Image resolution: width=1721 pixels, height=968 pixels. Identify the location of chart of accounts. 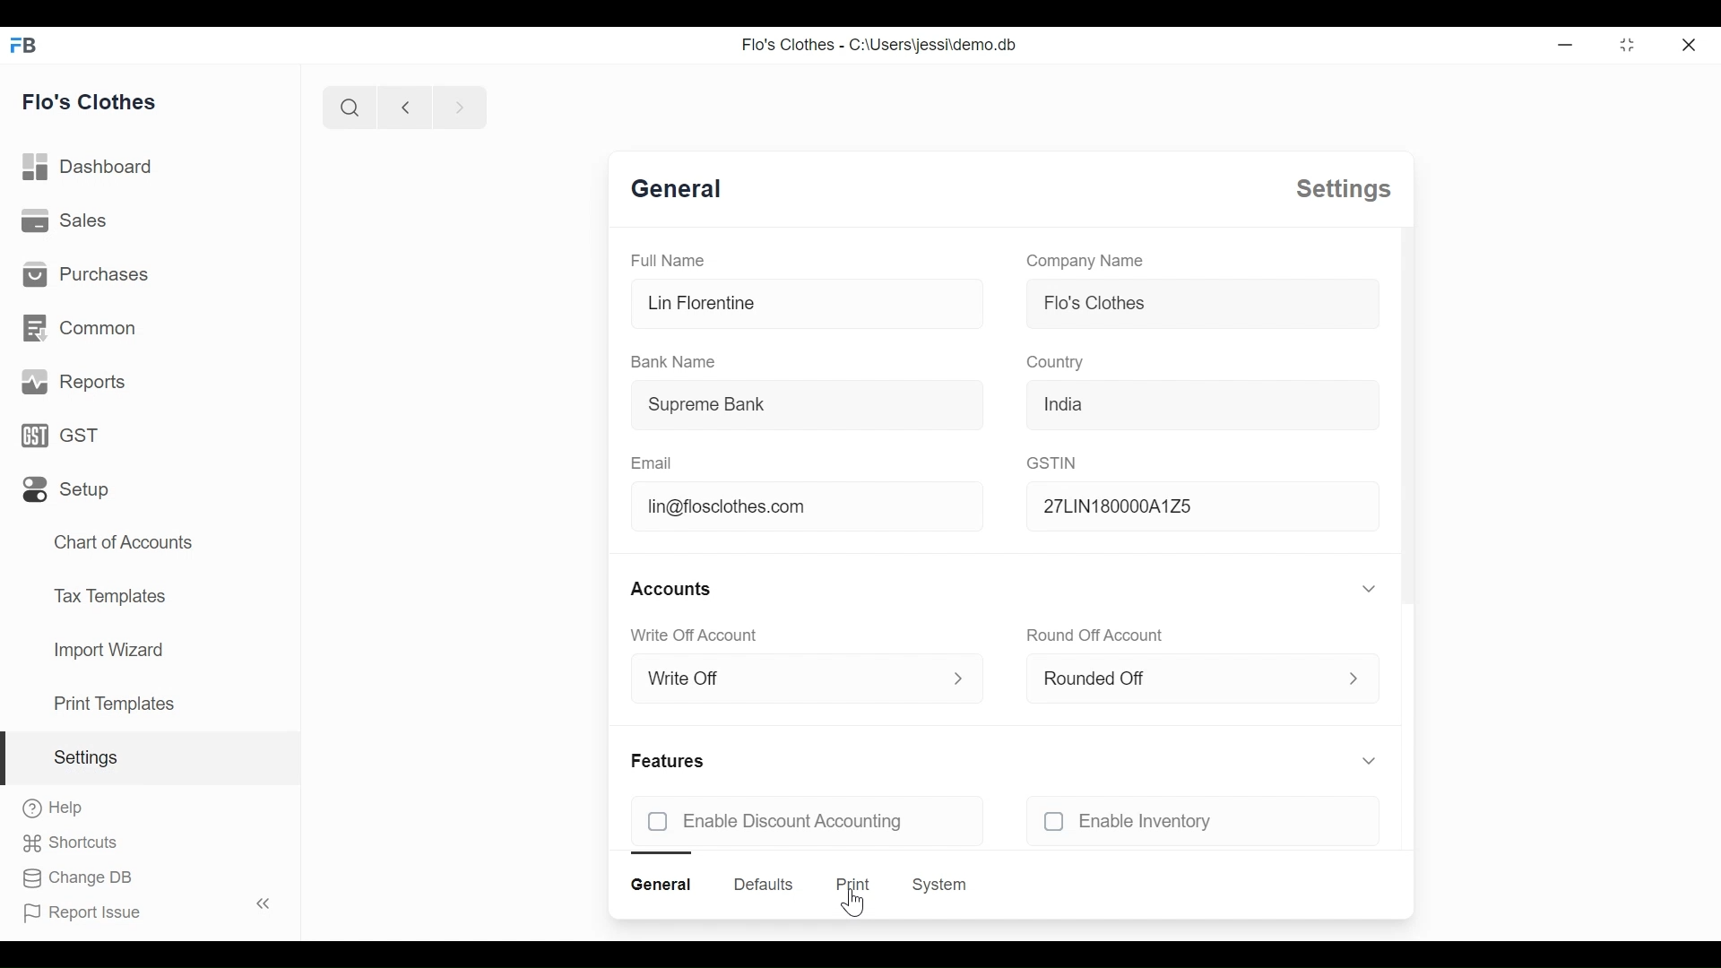
(125, 543).